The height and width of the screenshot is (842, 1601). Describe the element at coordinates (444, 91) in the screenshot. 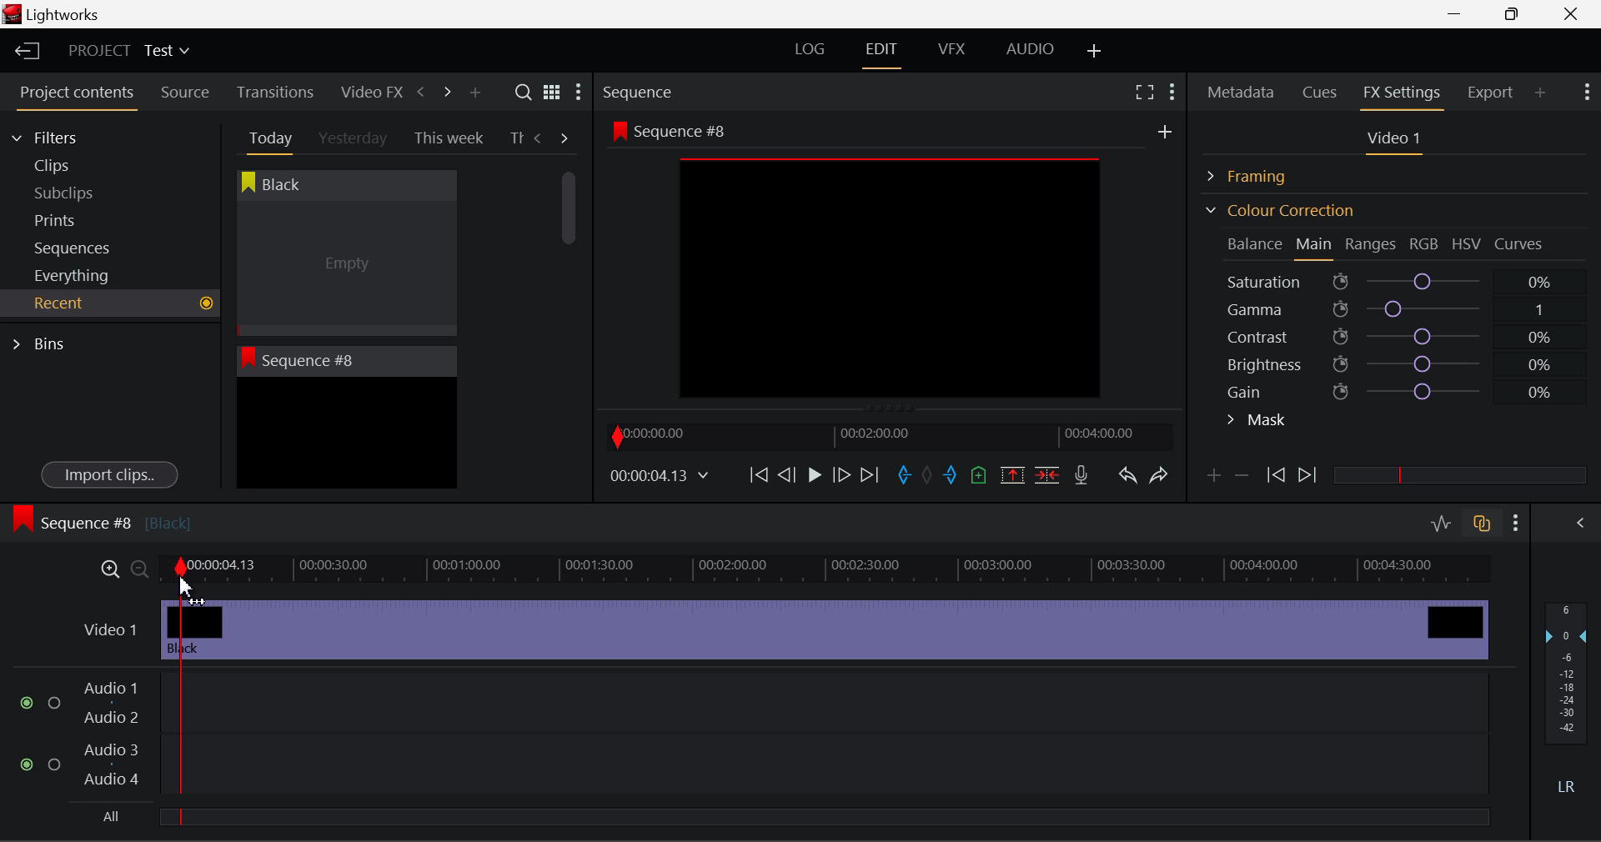

I see `Next Panel` at that location.